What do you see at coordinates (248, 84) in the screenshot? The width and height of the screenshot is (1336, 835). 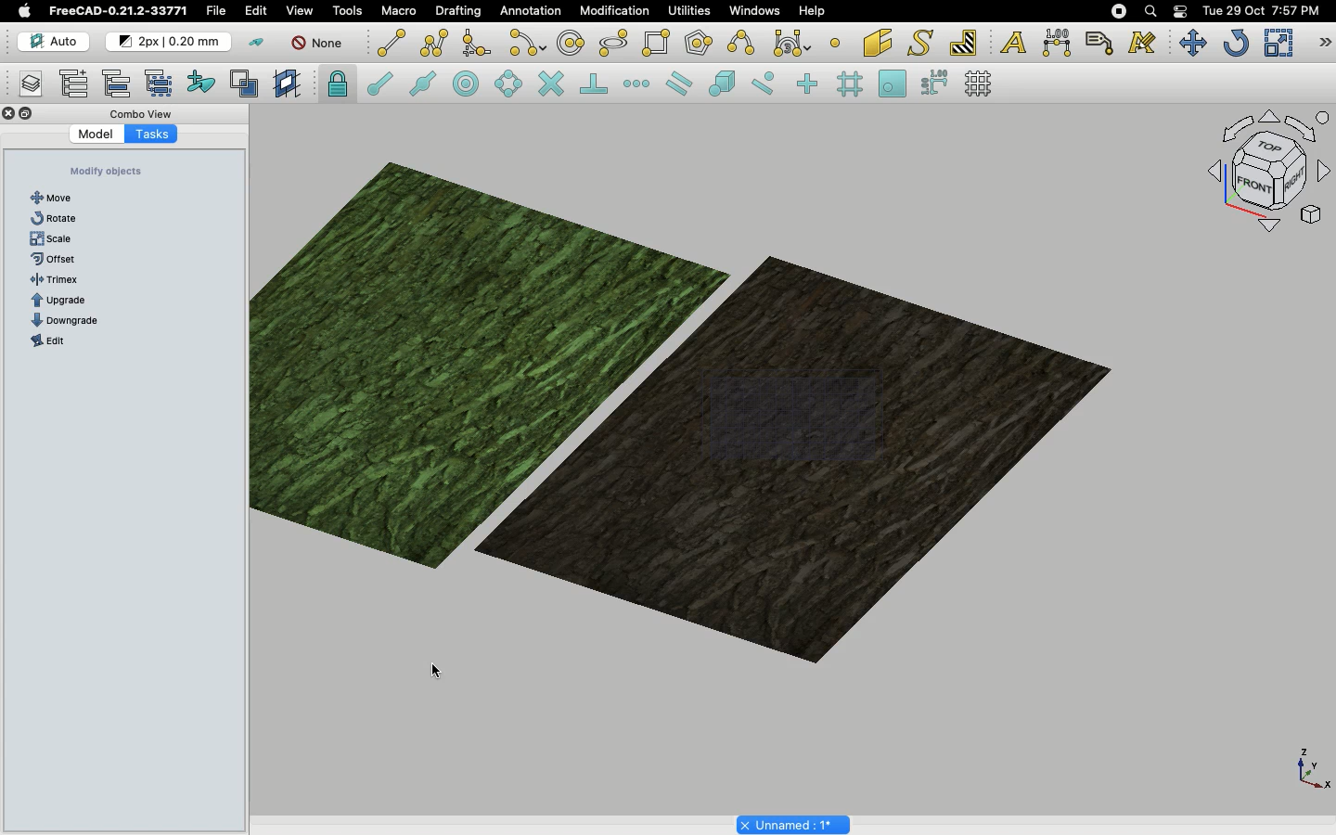 I see `Create working plane proxy` at bounding box center [248, 84].